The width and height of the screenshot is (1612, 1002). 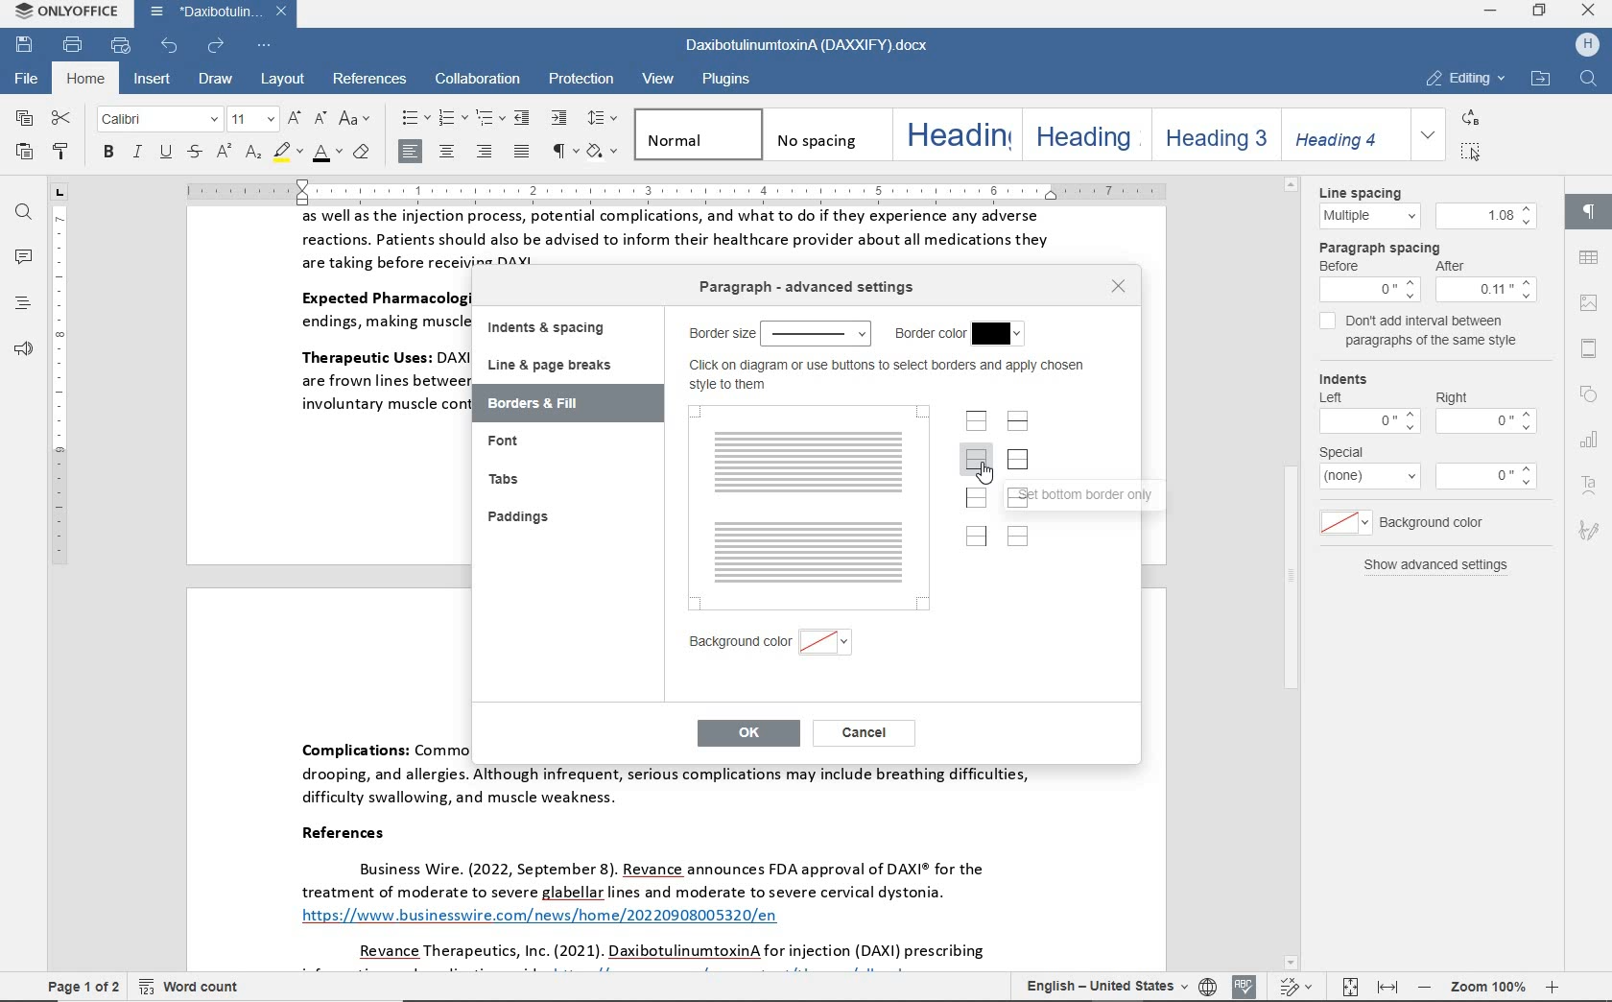 What do you see at coordinates (372, 80) in the screenshot?
I see `references` at bounding box center [372, 80].